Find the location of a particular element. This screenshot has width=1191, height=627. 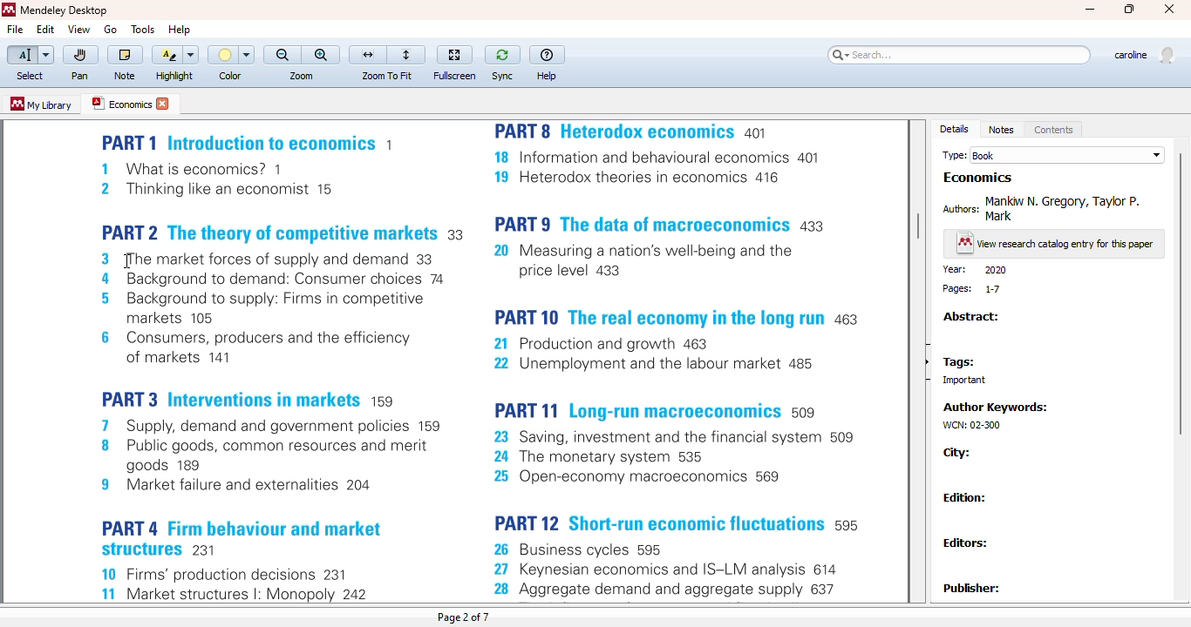

File is located at coordinates (16, 30).